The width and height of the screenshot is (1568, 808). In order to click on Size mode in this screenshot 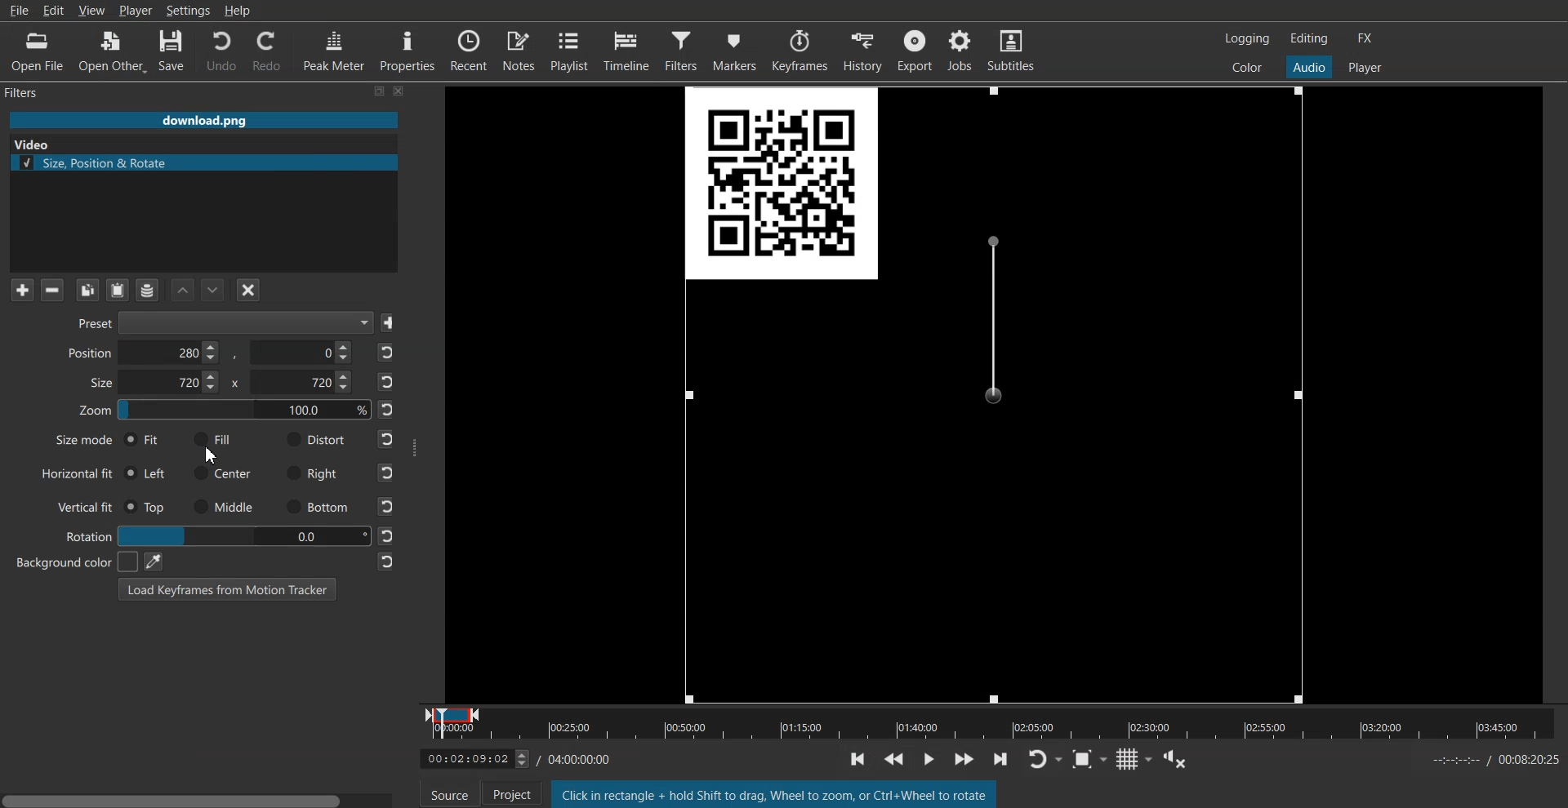, I will do `click(77, 442)`.